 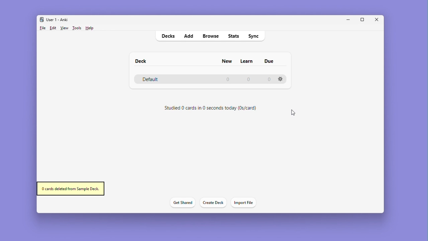 I want to click on Setting, so click(x=281, y=79).